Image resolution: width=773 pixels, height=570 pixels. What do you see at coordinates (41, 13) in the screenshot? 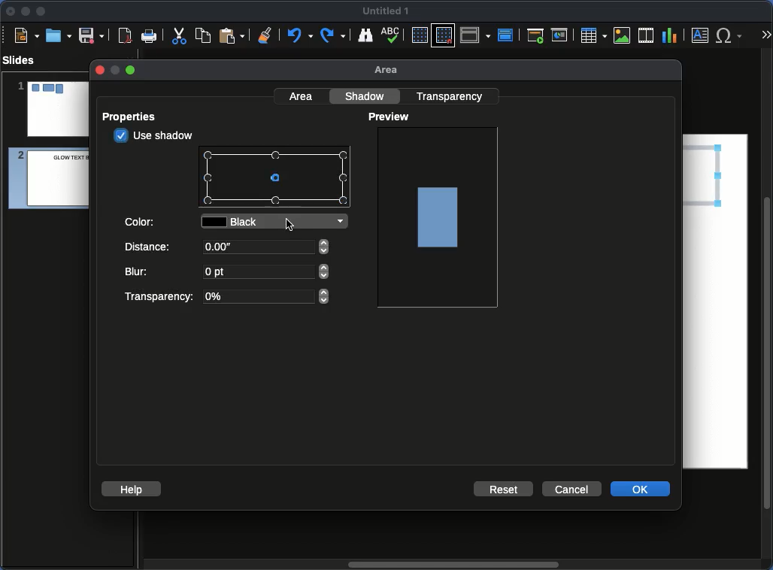
I see `Maximize` at bounding box center [41, 13].